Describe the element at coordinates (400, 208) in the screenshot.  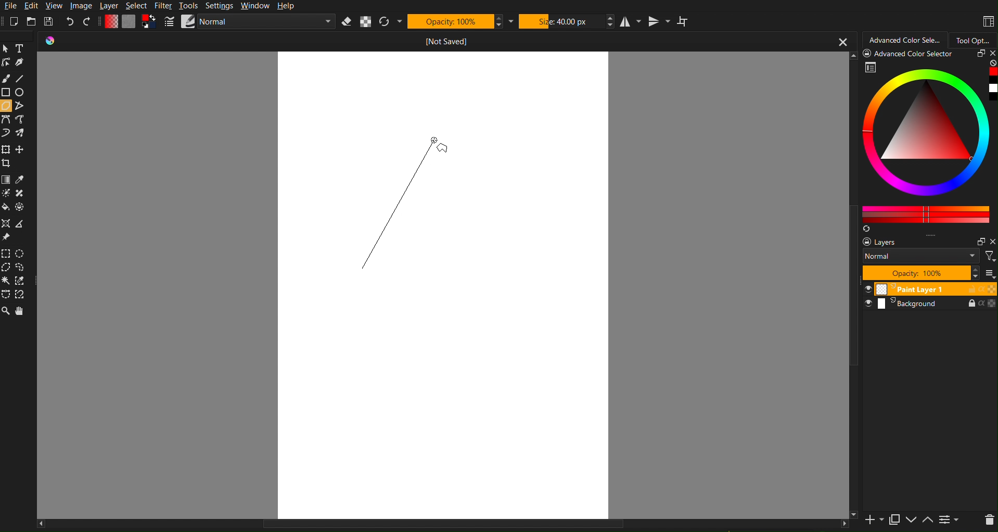
I see `Line 1` at that location.